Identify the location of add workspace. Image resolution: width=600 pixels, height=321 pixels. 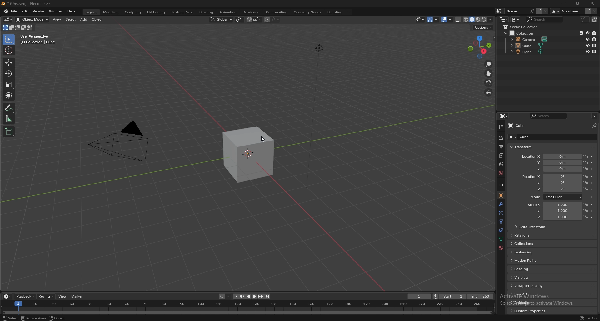
(349, 12).